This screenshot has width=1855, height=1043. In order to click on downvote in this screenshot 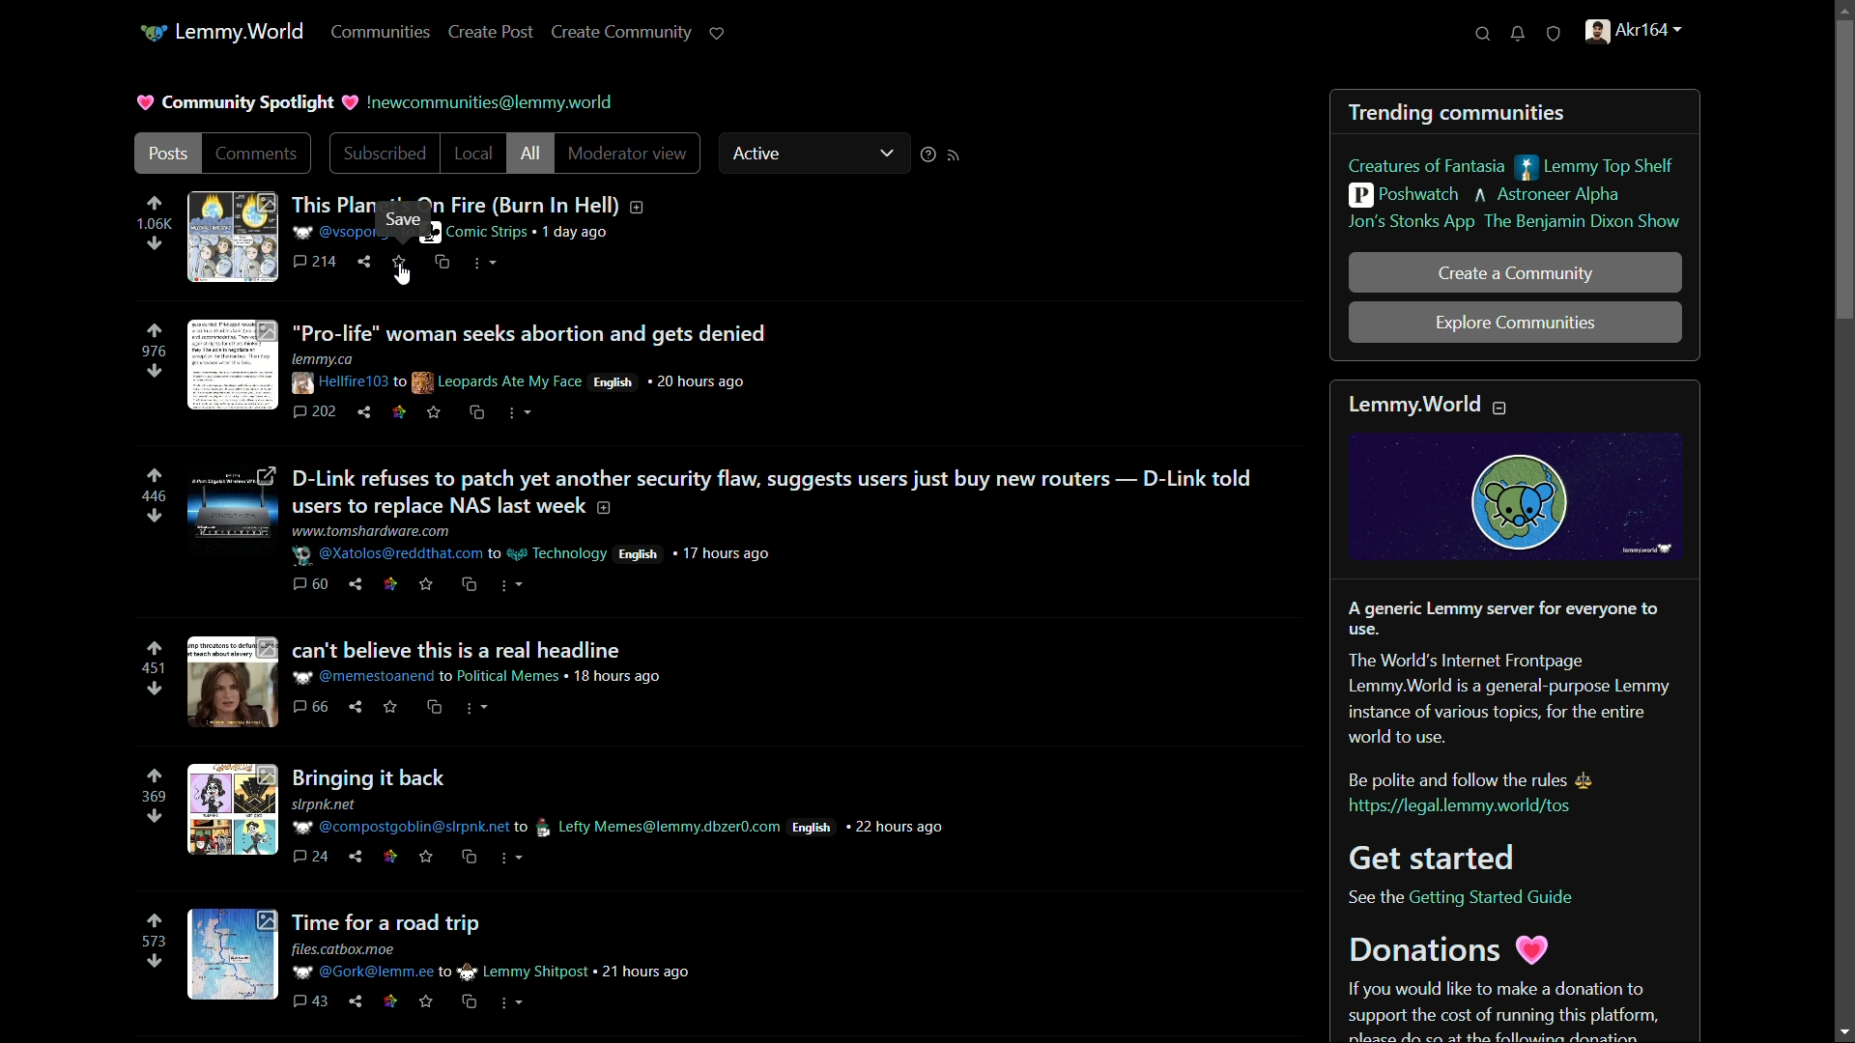, I will do `click(153, 690)`.